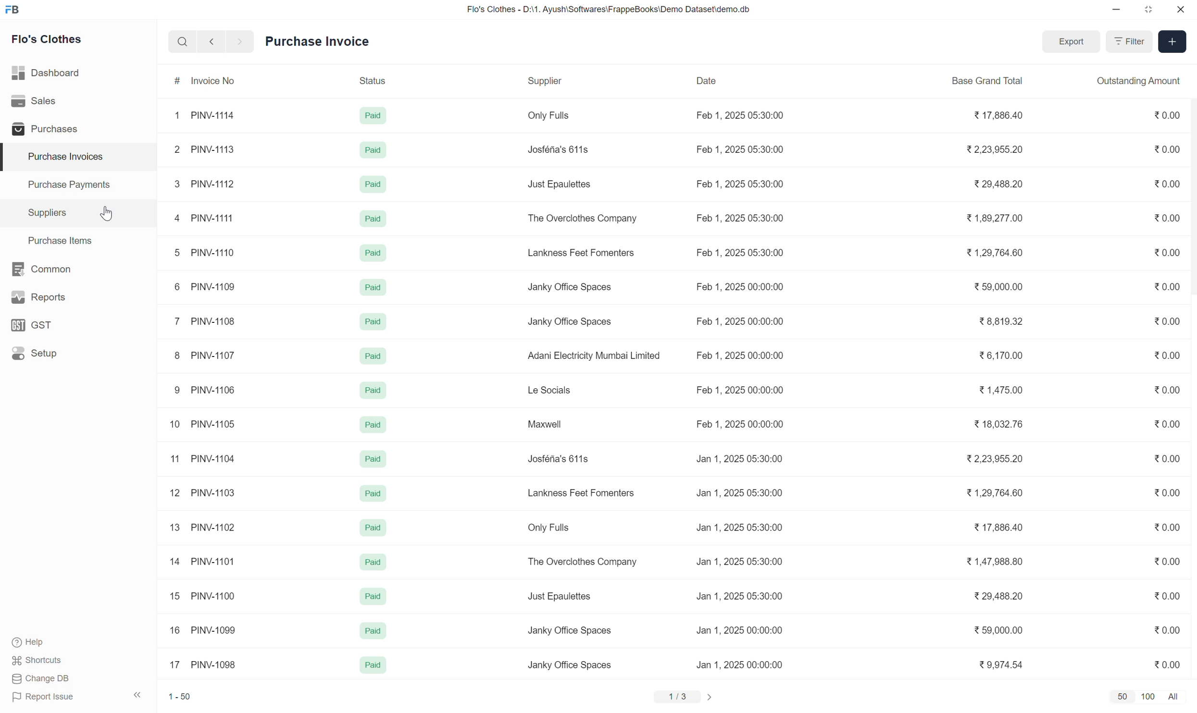  Describe the element at coordinates (740, 389) in the screenshot. I see `Feb 1, 2025 00:00:00` at that location.